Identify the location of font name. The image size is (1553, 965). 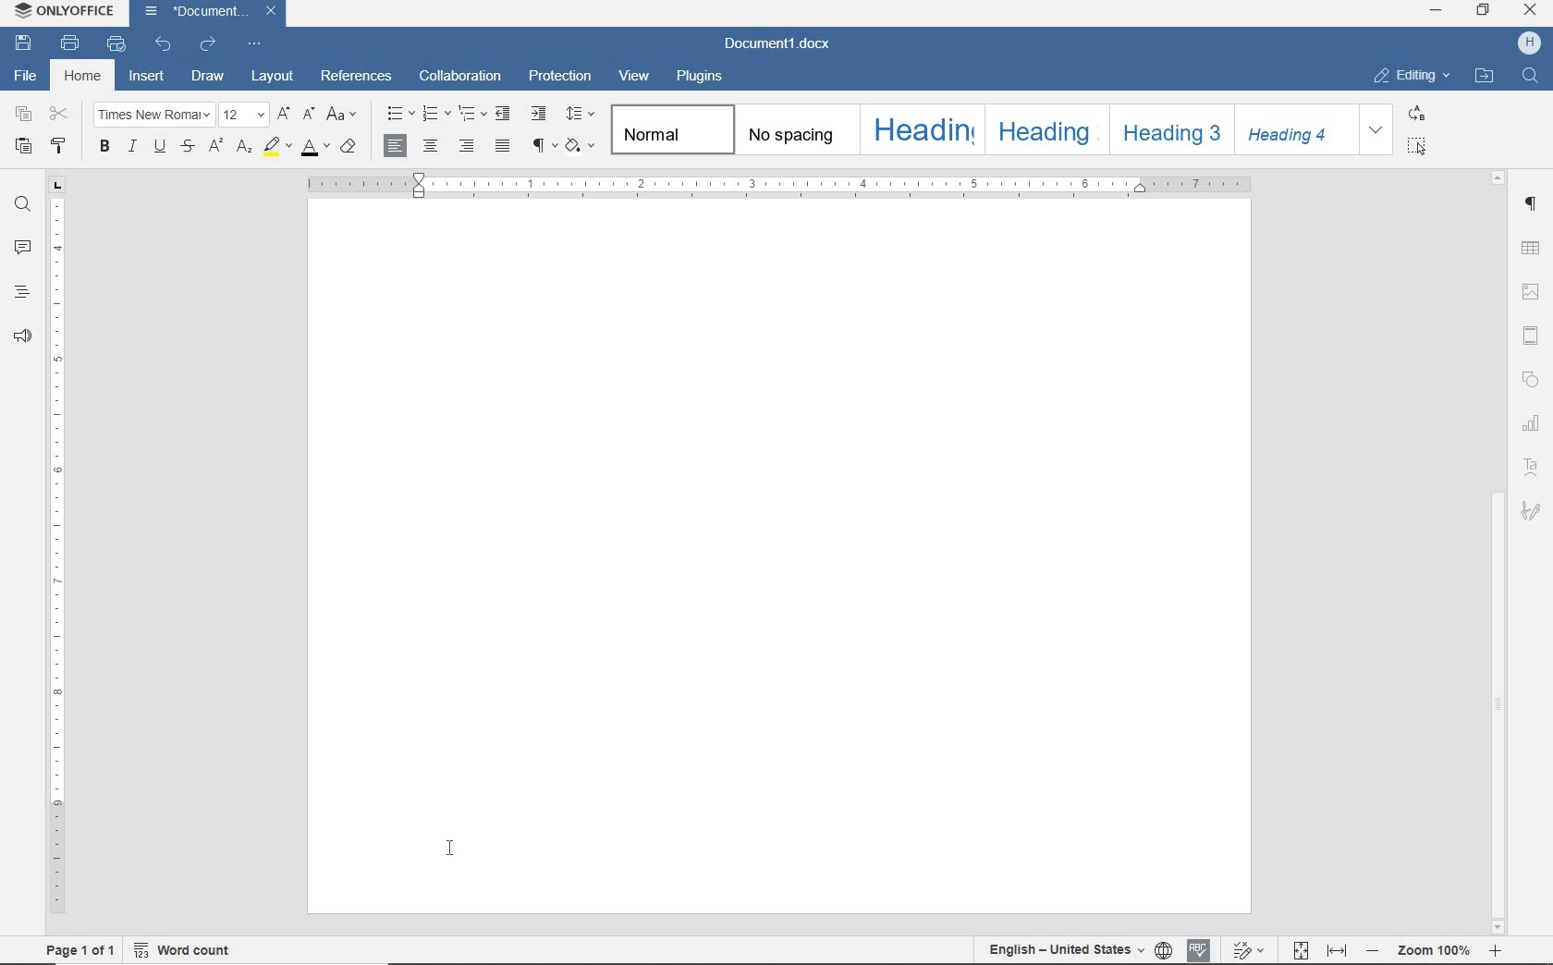
(154, 115).